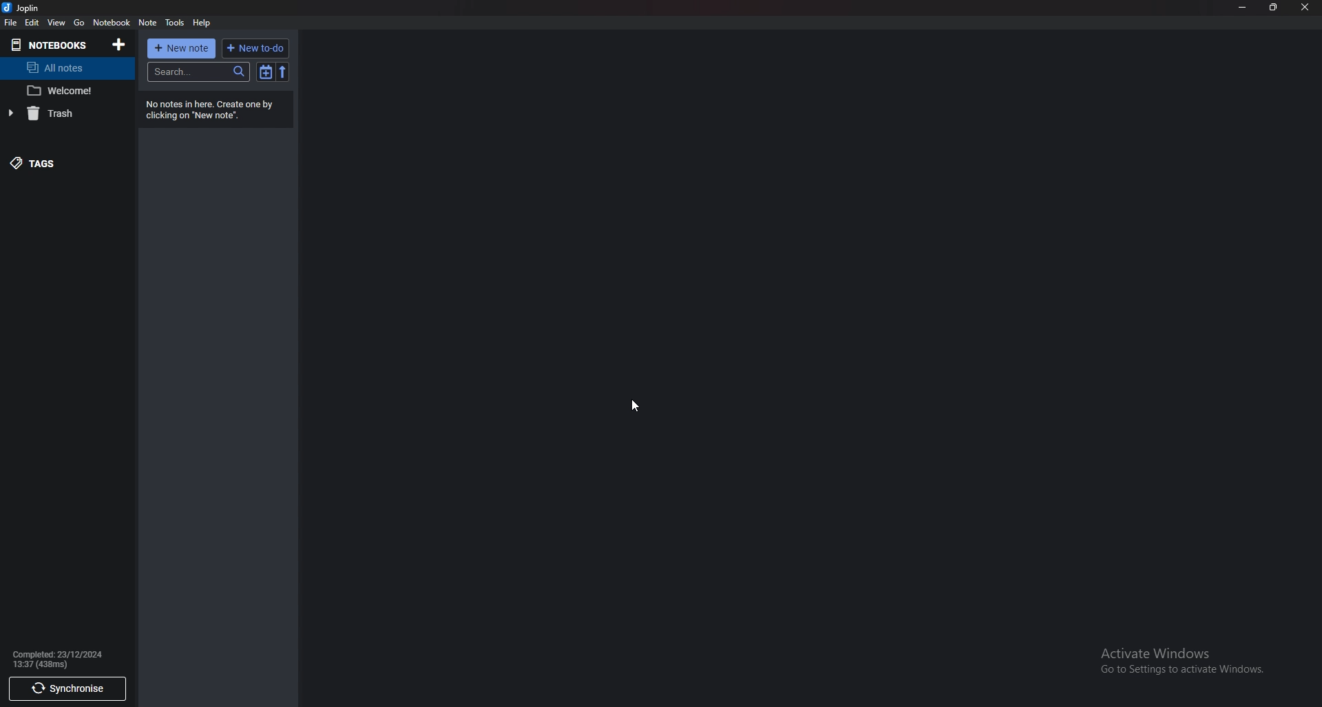 The image size is (1322, 707). What do you see at coordinates (181, 49) in the screenshot?
I see `New note` at bounding box center [181, 49].